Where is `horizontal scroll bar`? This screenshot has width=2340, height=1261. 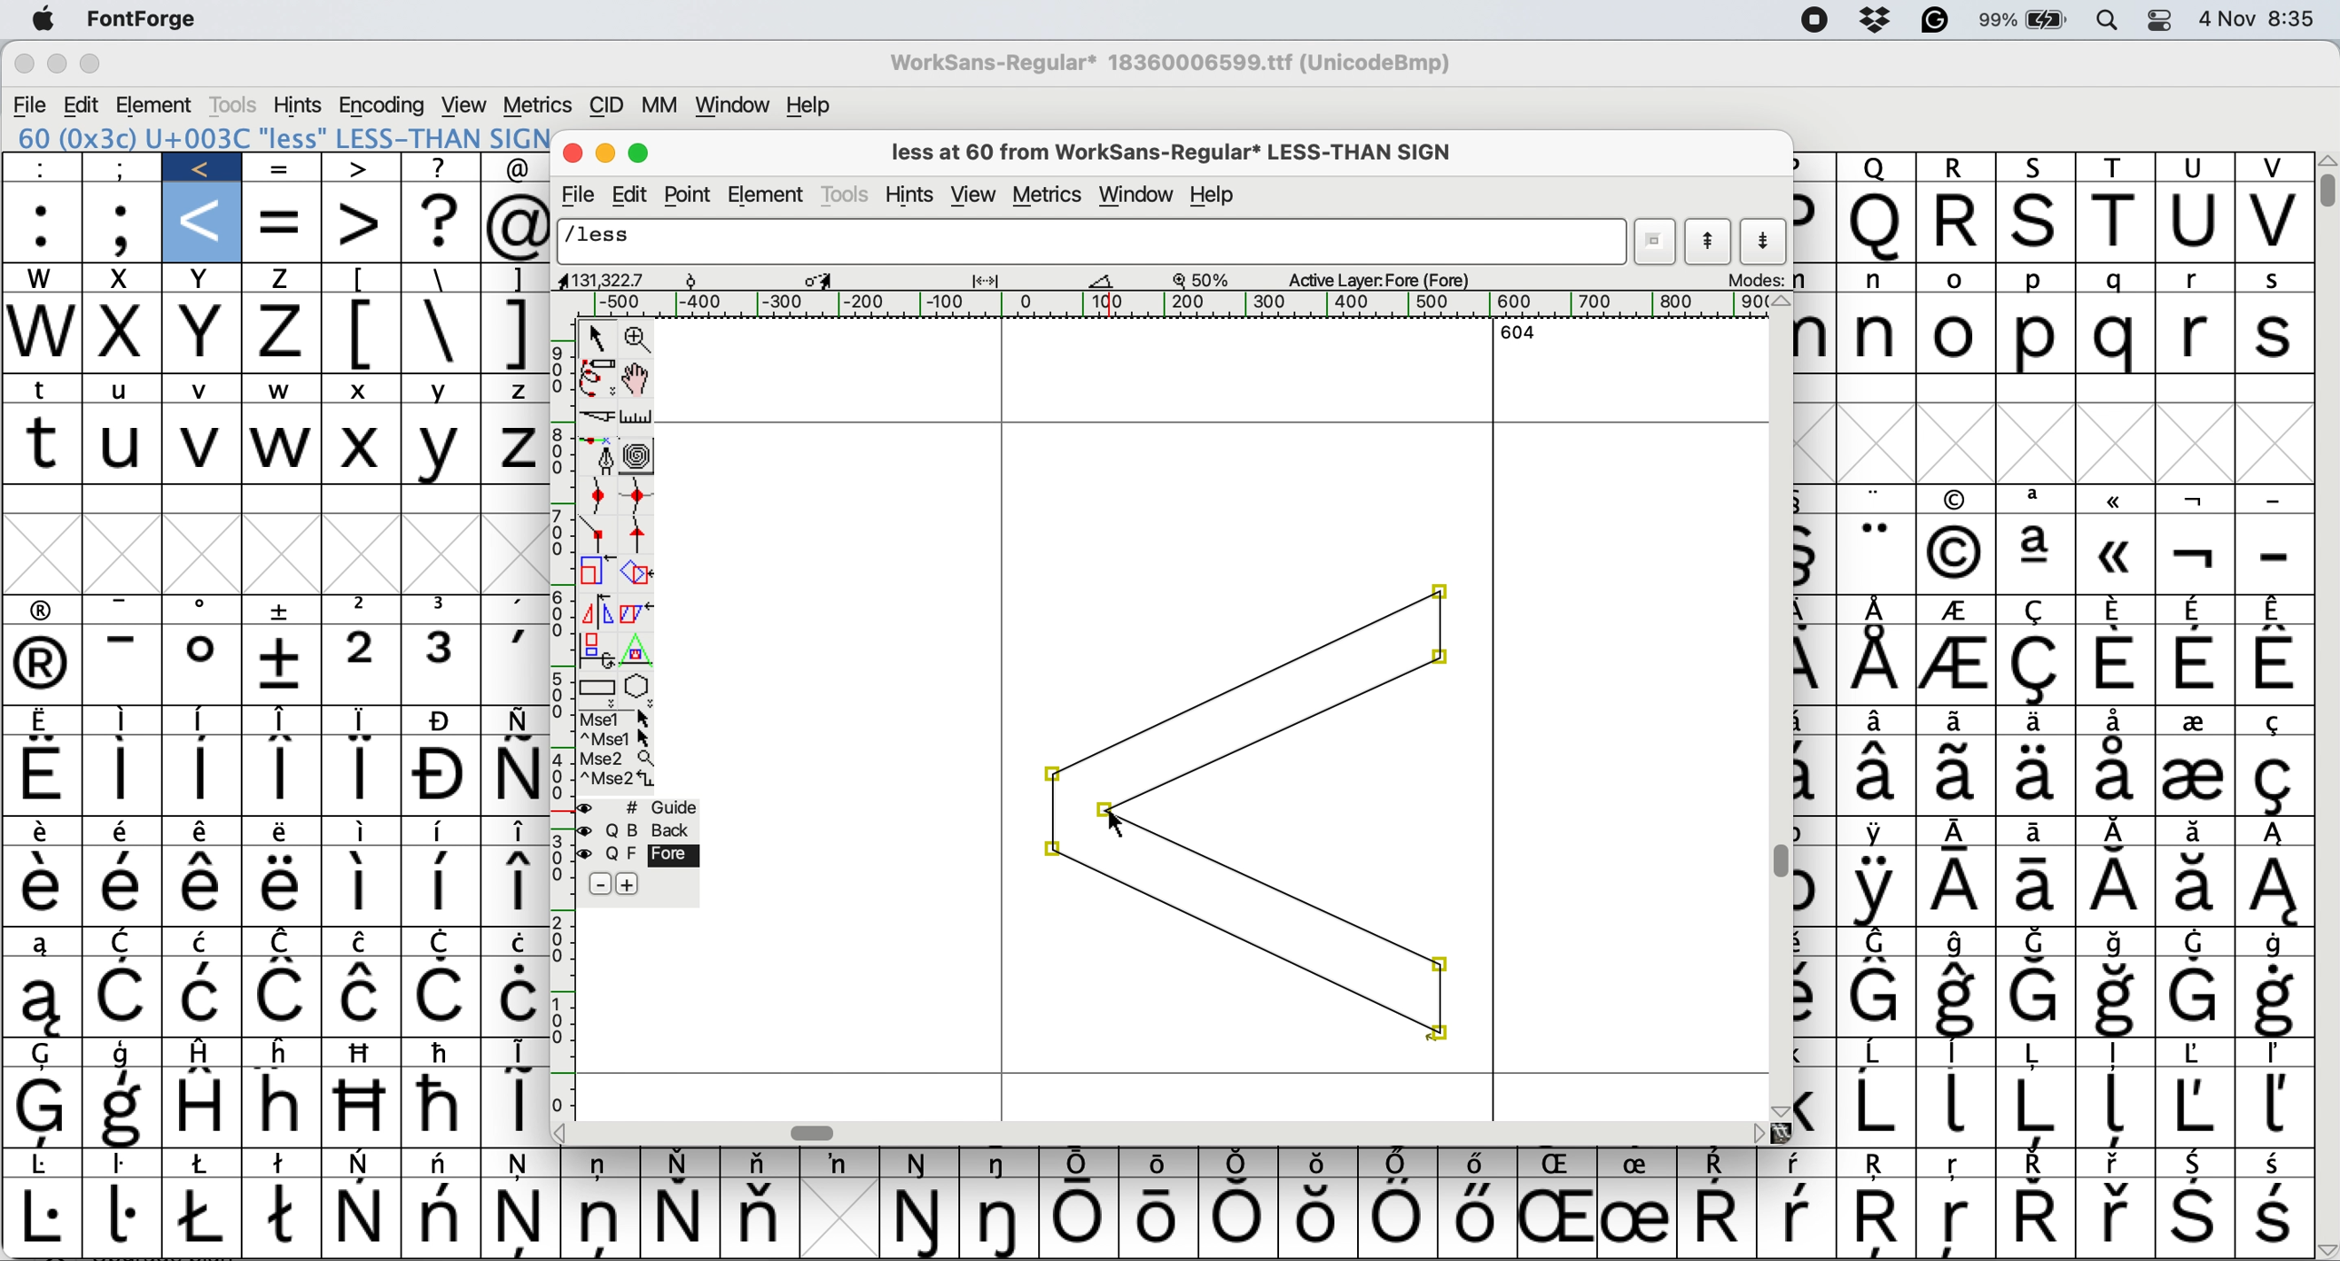 horizontal scroll bar is located at coordinates (1155, 1131).